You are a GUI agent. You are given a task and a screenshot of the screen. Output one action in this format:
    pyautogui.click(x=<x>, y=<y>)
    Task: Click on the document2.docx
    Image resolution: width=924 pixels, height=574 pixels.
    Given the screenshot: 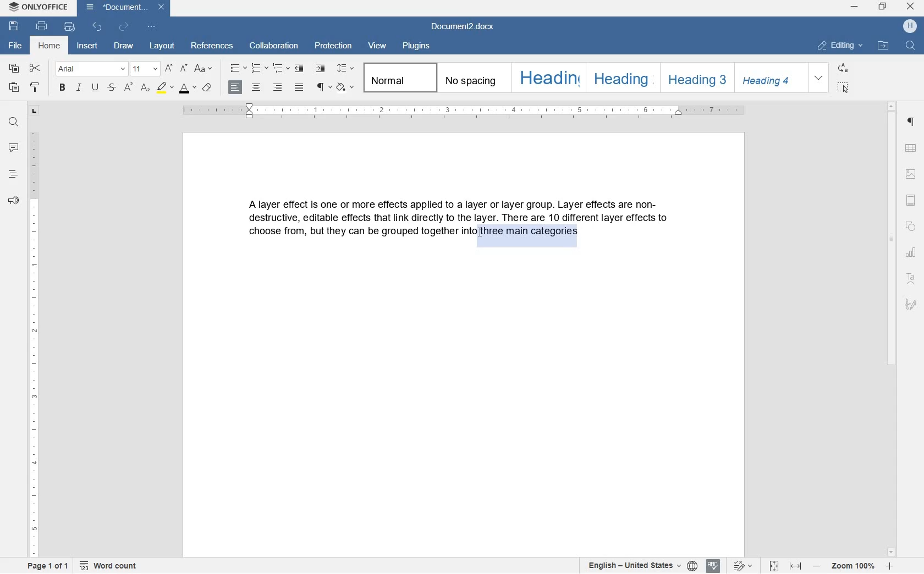 What is the action you would take?
    pyautogui.click(x=124, y=8)
    